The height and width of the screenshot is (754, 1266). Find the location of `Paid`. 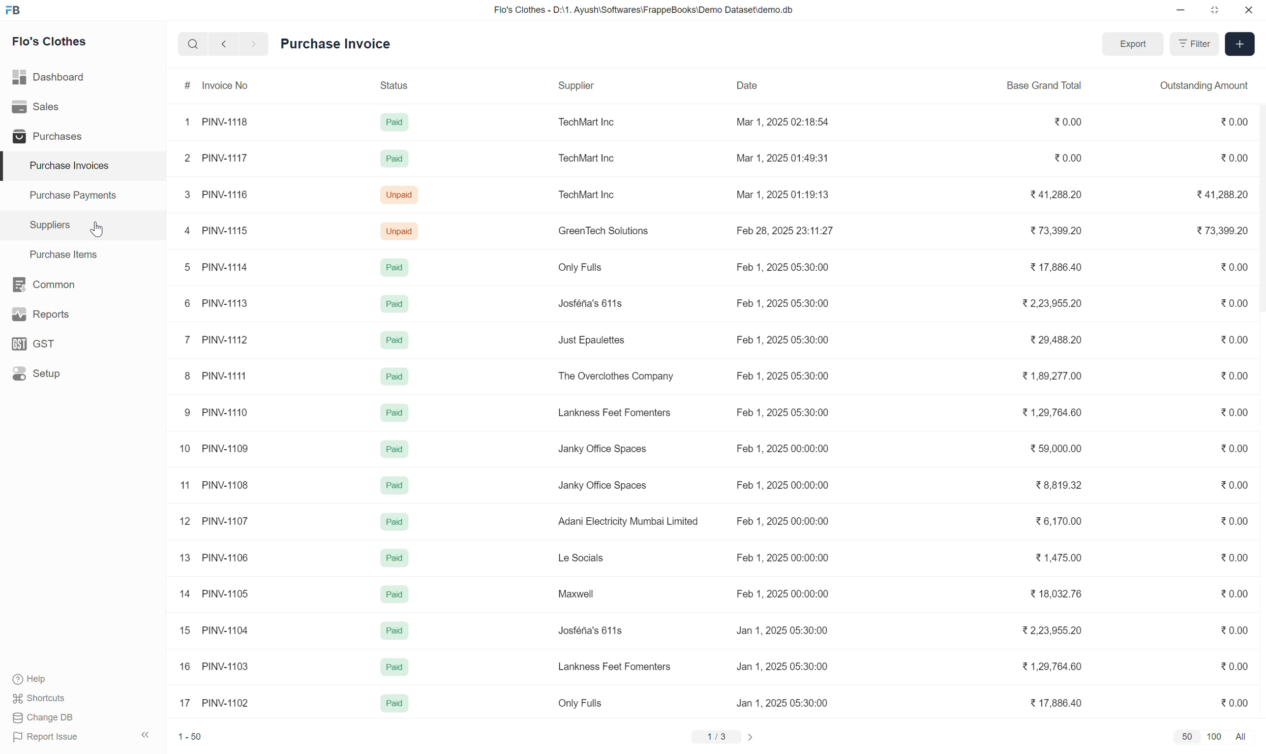

Paid is located at coordinates (393, 336).